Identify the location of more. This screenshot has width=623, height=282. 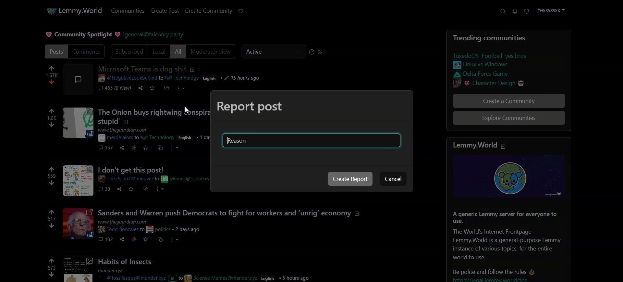
(160, 189).